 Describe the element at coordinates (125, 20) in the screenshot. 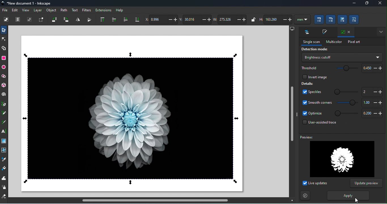

I see `lower selection one step` at that location.